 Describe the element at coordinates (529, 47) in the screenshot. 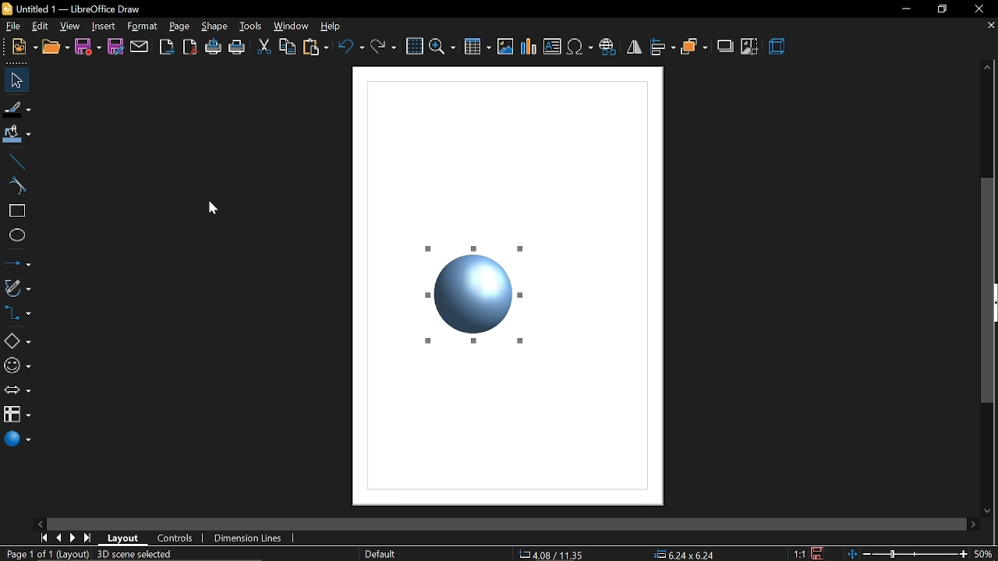

I see `insert chart` at that location.